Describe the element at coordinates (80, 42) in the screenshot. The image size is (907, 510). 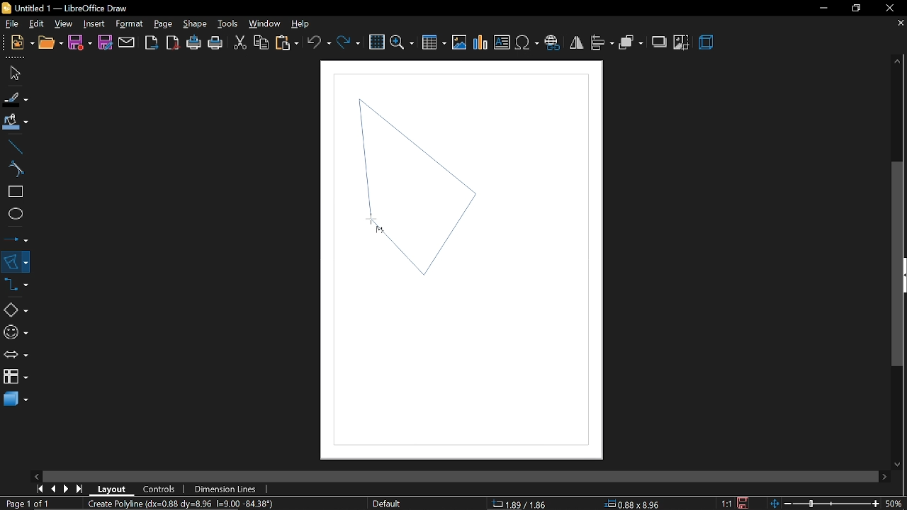
I see `save` at that location.